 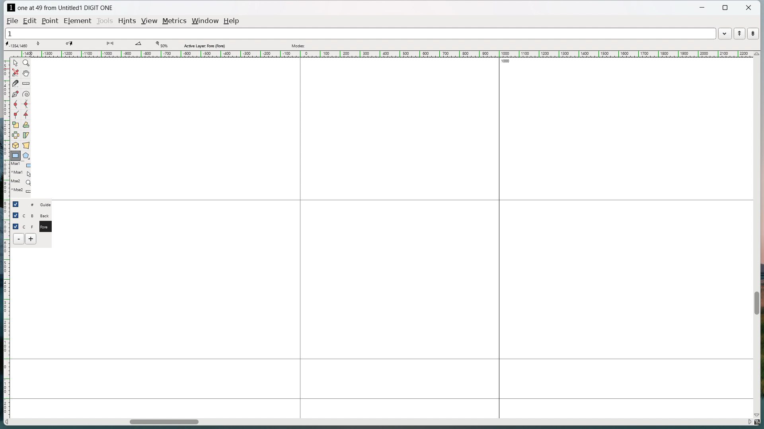 What do you see at coordinates (299, 46) in the screenshot?
I see `modes` at bounding box center [299, 46].